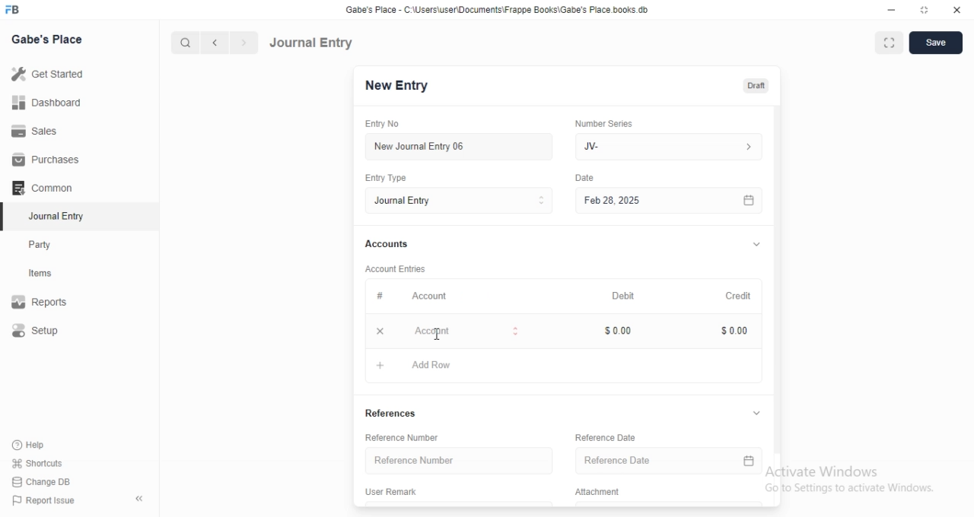 The image size is (974, 517). Describe the element at coordinates (397, 493) in the screenshot. I see `User Remark` at that location.